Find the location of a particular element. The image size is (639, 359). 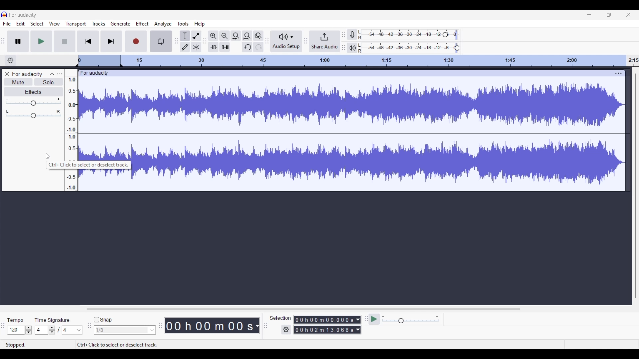

Max. playback speed is located at coordinates (437, 317).